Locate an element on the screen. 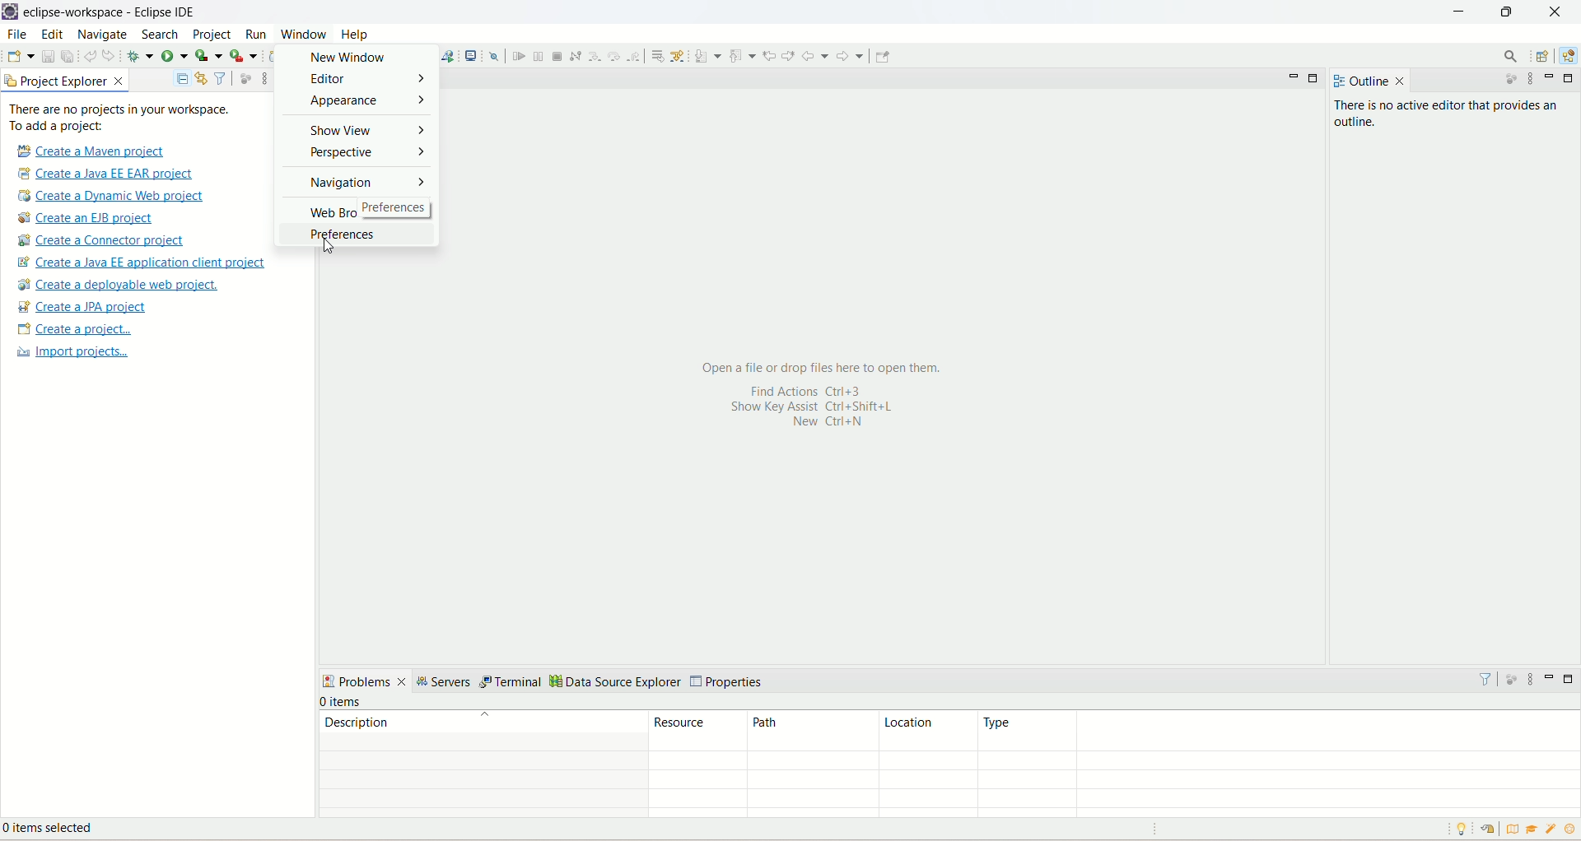 This screenshot has height=841, width=1581. There is no active editor that provides outline. is located at coordinates (1452, 115).